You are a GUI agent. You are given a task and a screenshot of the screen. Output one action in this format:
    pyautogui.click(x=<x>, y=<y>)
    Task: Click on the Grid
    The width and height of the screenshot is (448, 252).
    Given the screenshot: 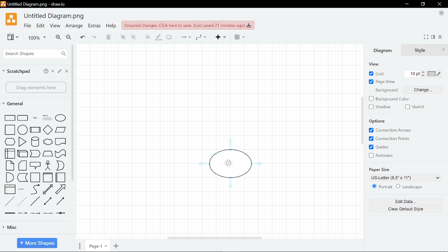 What is the action you would take?
    pyautogui.click(x=376, y=73)
    